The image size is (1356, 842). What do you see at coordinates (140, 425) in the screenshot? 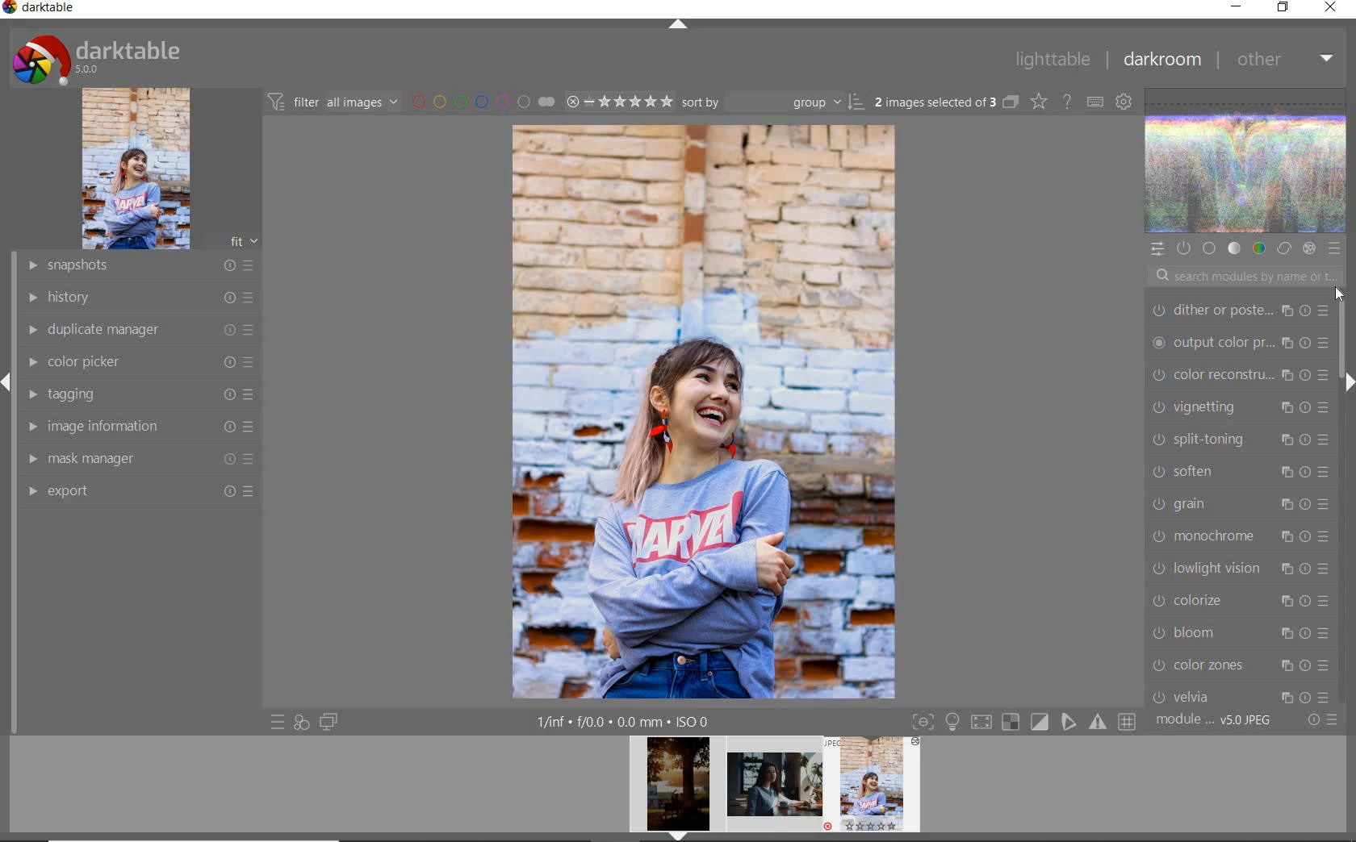
I see `image information` at bounding box center [140, 425].